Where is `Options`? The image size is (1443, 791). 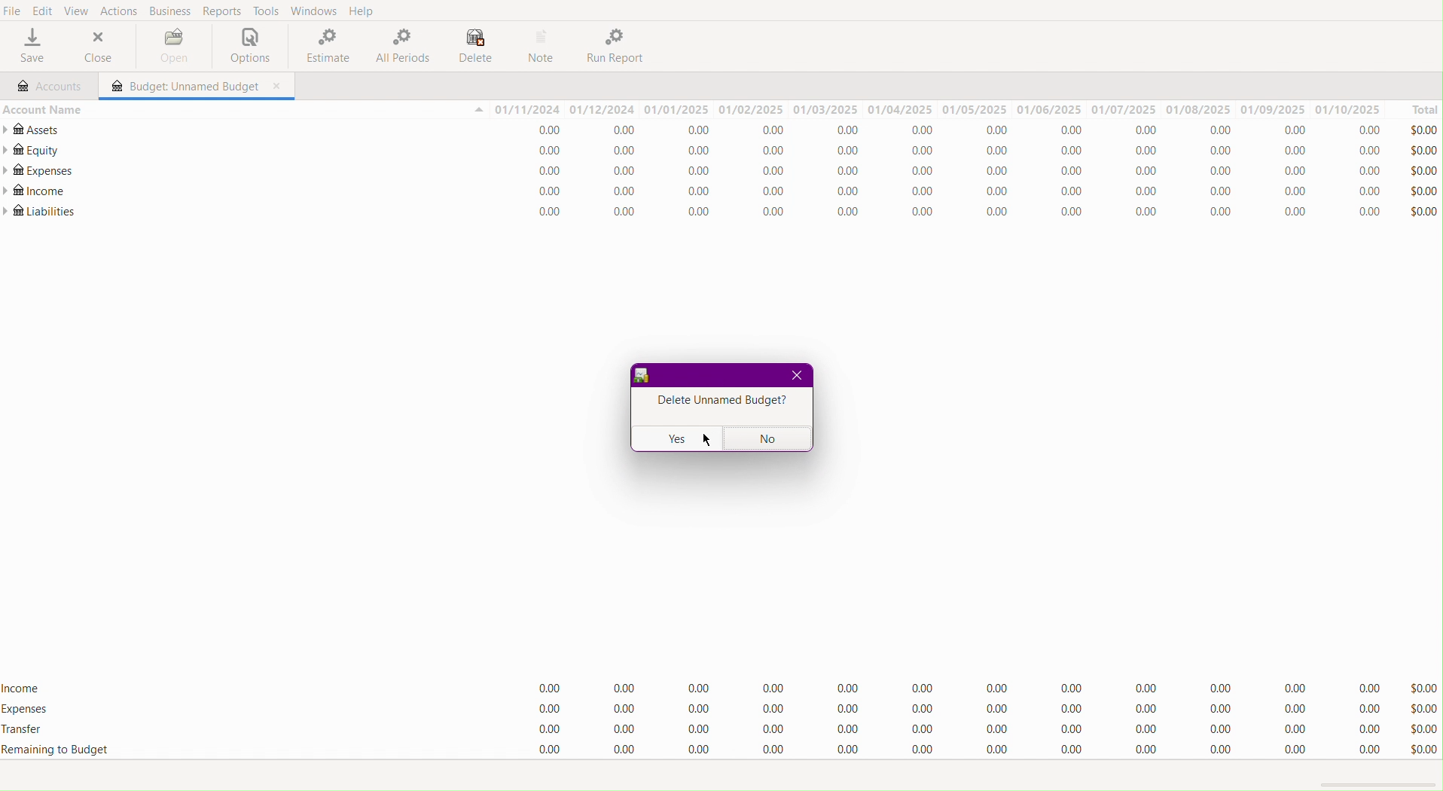
Options is located at coordinates (246, 47).